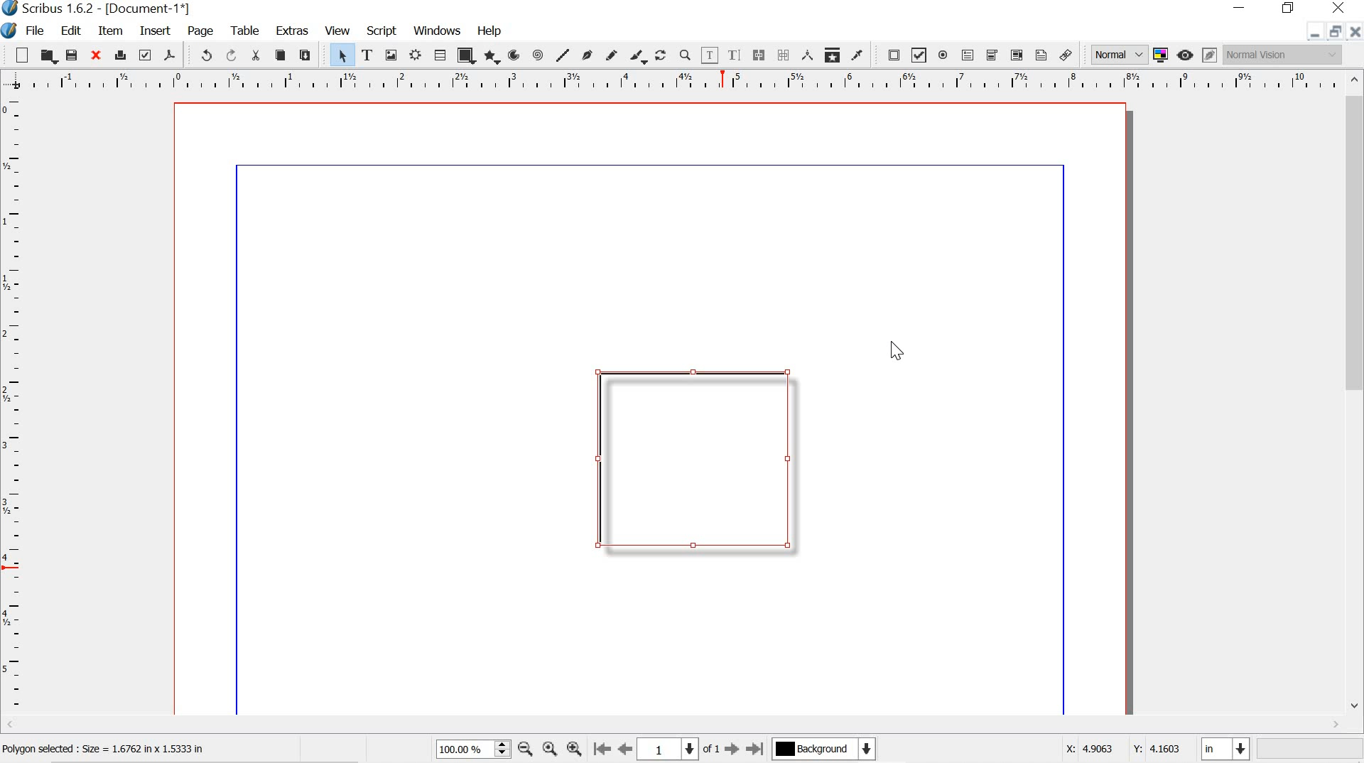 This screenshot has width=1364, height=763. Describe the element at coordinates (857, 55) in the screenshot. I see `eye dropper` at that location.